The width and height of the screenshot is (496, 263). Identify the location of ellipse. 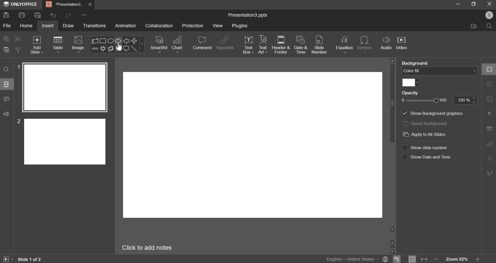
(110, 40).